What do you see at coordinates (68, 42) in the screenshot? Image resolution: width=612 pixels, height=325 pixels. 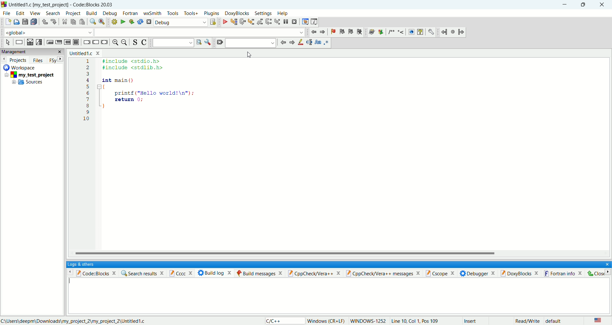 I see `counting loop` at bounding box center [68, 42].